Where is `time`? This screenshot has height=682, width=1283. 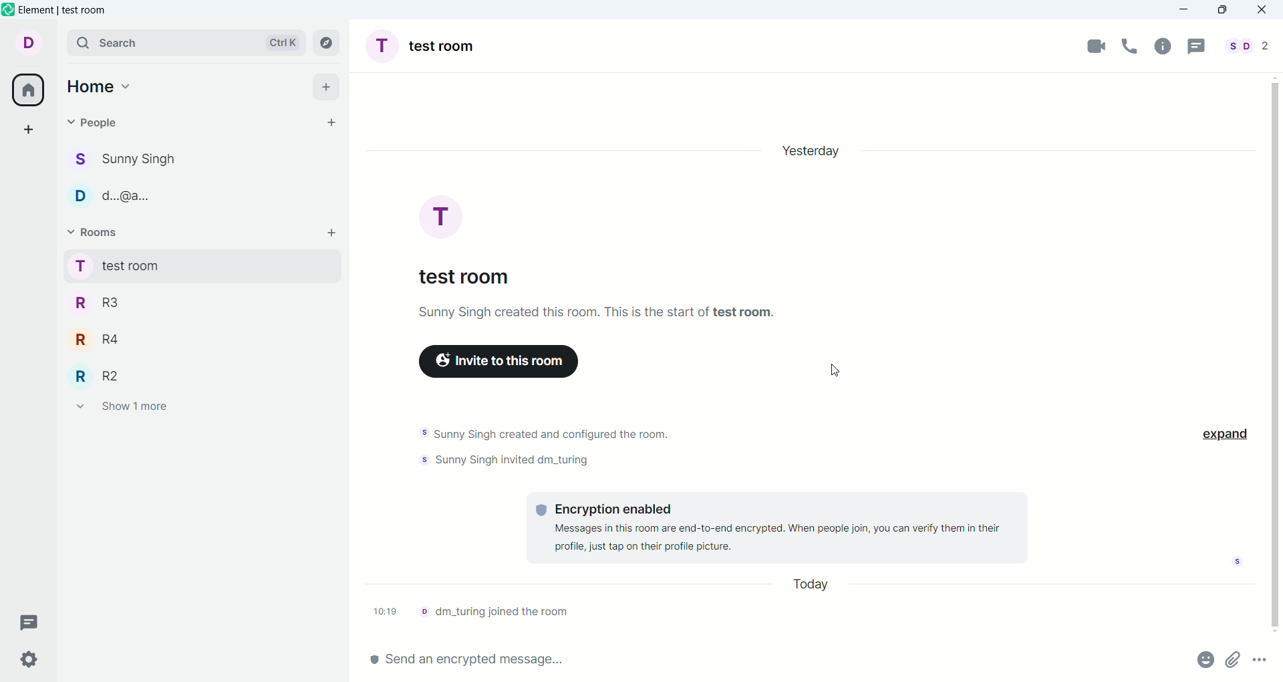
time is located at coordinates (384, 612).